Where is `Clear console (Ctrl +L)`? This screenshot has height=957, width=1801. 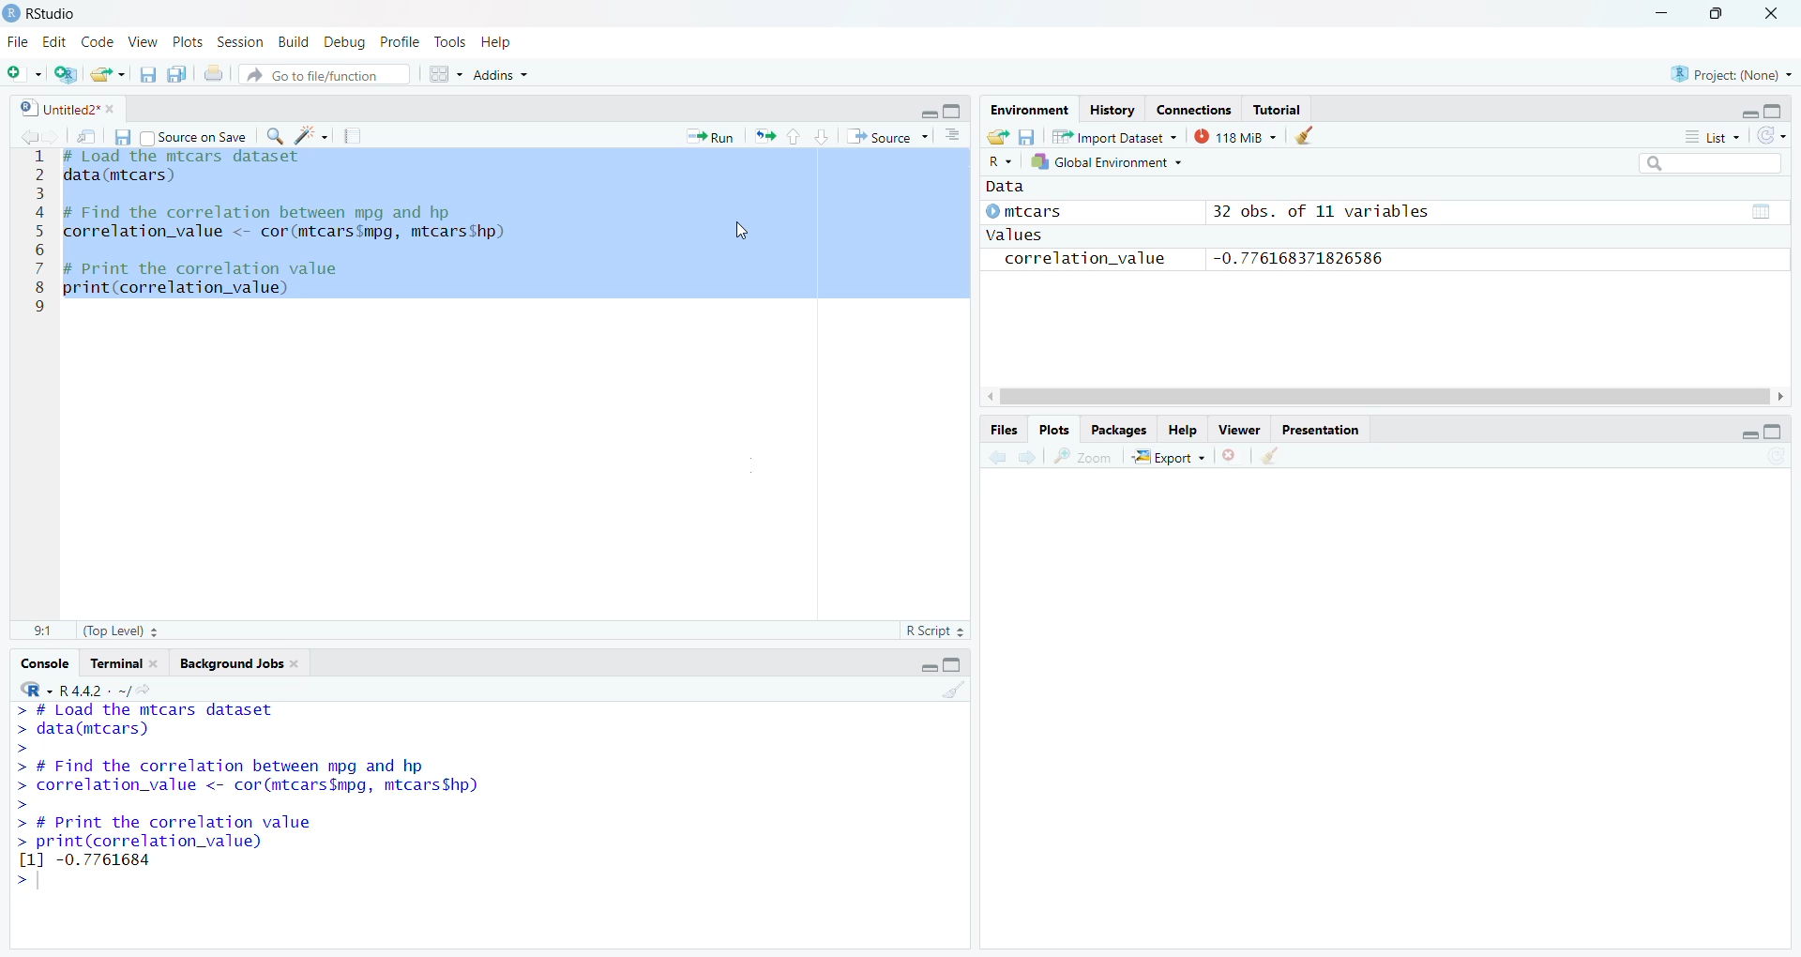
Clear console (Ctrl +L) is located at coordinates (1272, 459).